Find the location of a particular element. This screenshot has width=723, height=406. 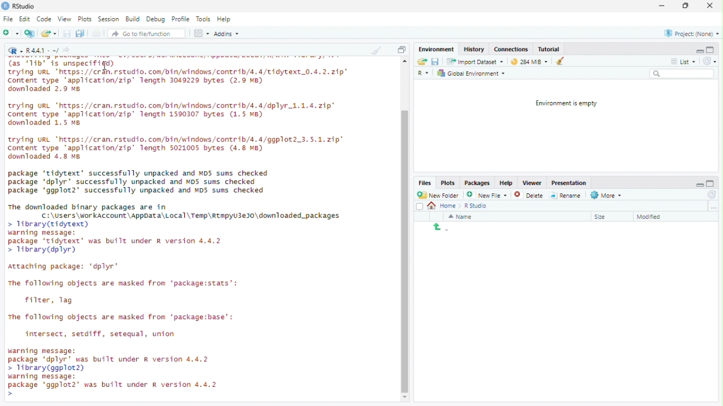

More is located at coordinates (607, 196).